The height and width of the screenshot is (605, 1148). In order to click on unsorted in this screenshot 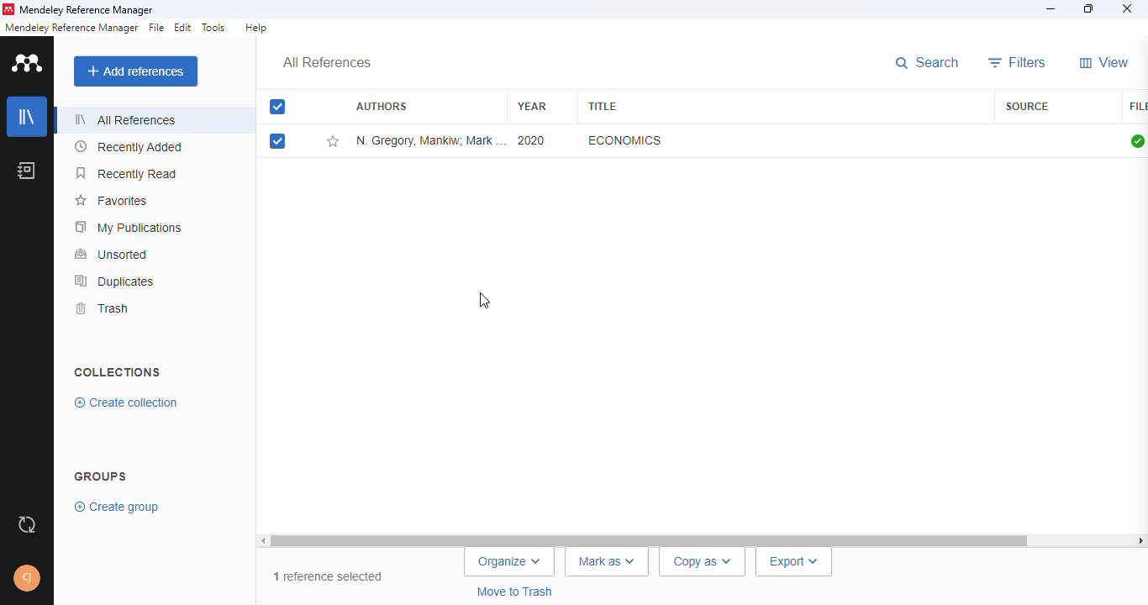, I will do `click(113, 254)`.